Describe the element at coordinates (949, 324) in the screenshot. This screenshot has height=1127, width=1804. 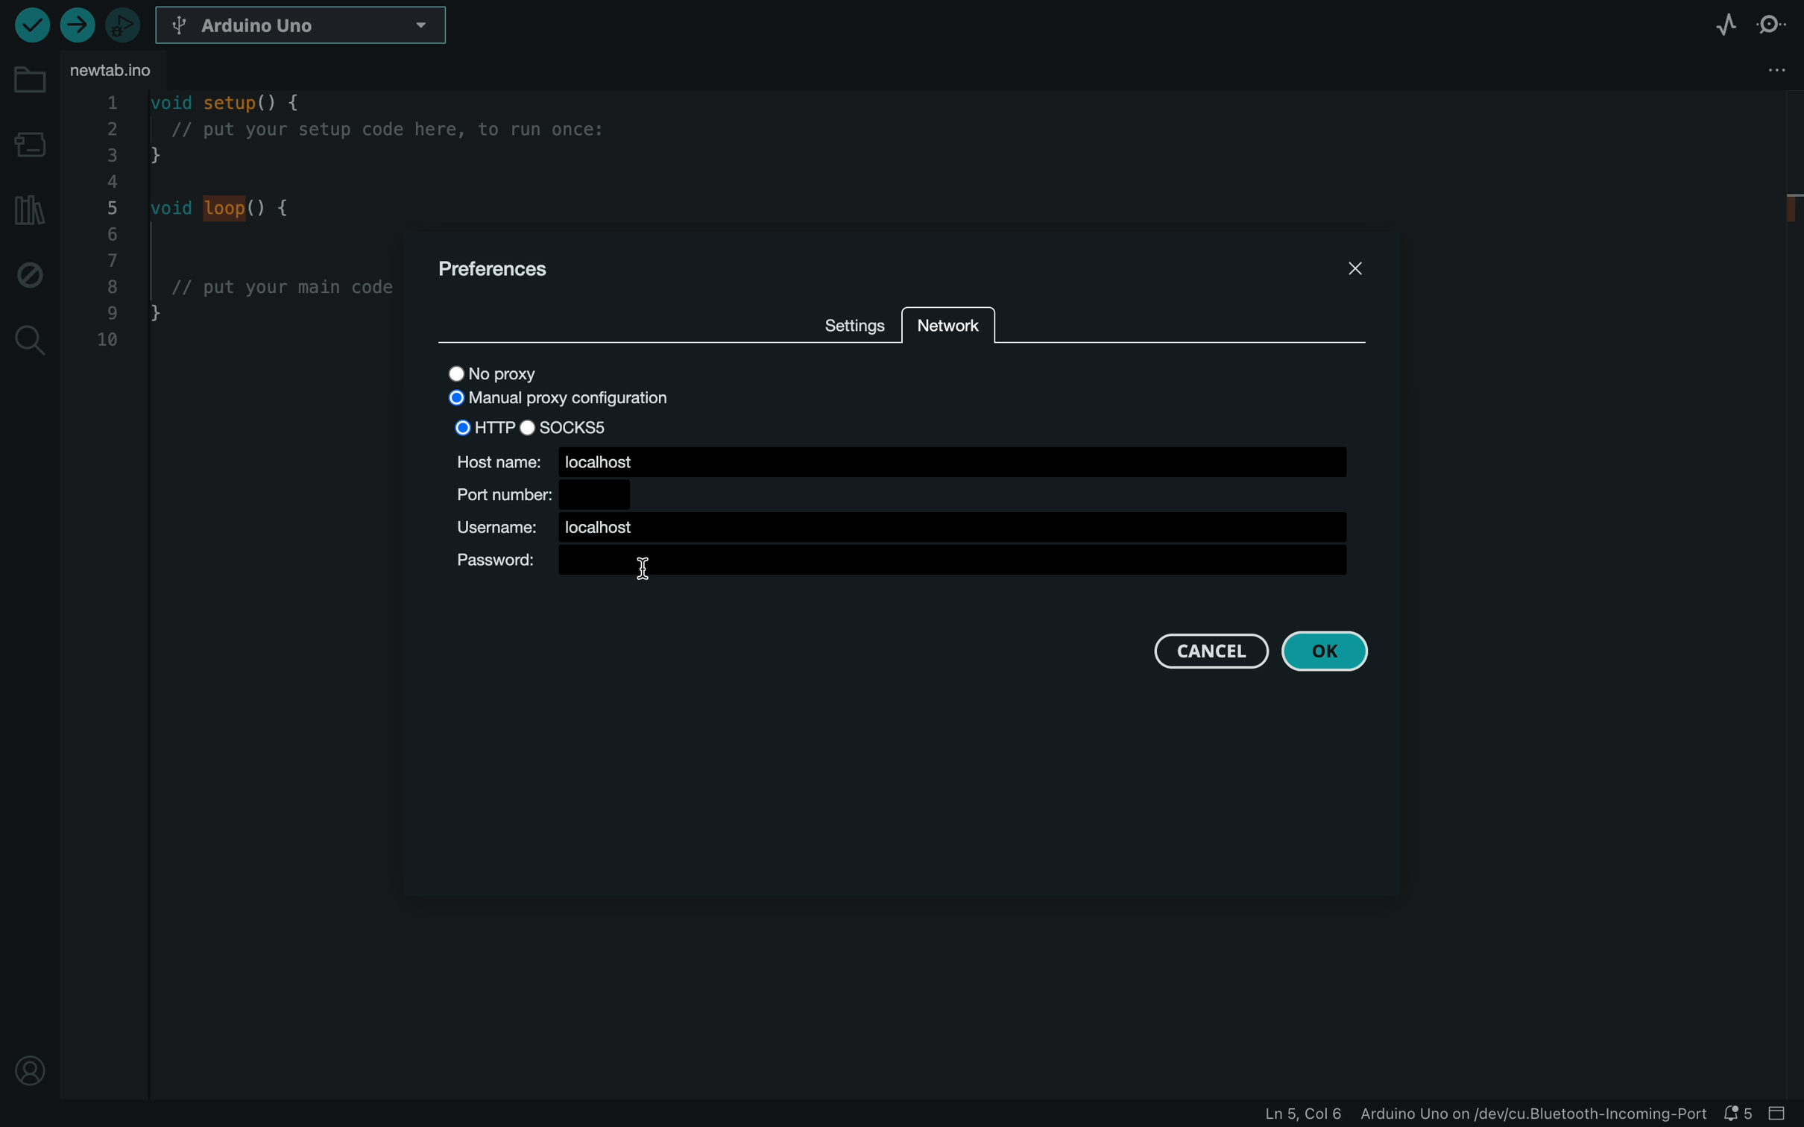
I see `NETWORK` at that location.